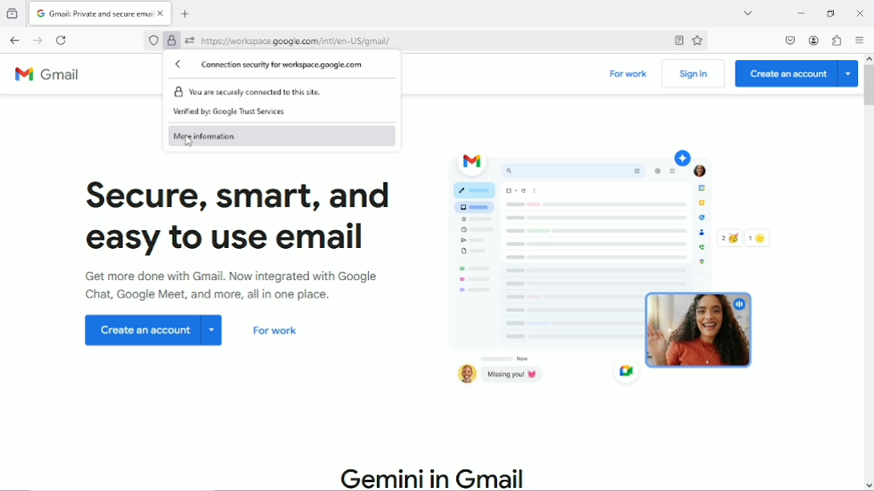 This screenshot has width=874, height=491. I want to click on No trackers known to firefox were detected on this page, so click(153, 39).